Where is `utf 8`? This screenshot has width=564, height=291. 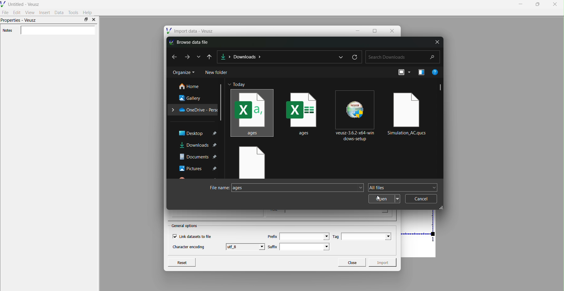 utf 8 is located at coordinates (246, 246).